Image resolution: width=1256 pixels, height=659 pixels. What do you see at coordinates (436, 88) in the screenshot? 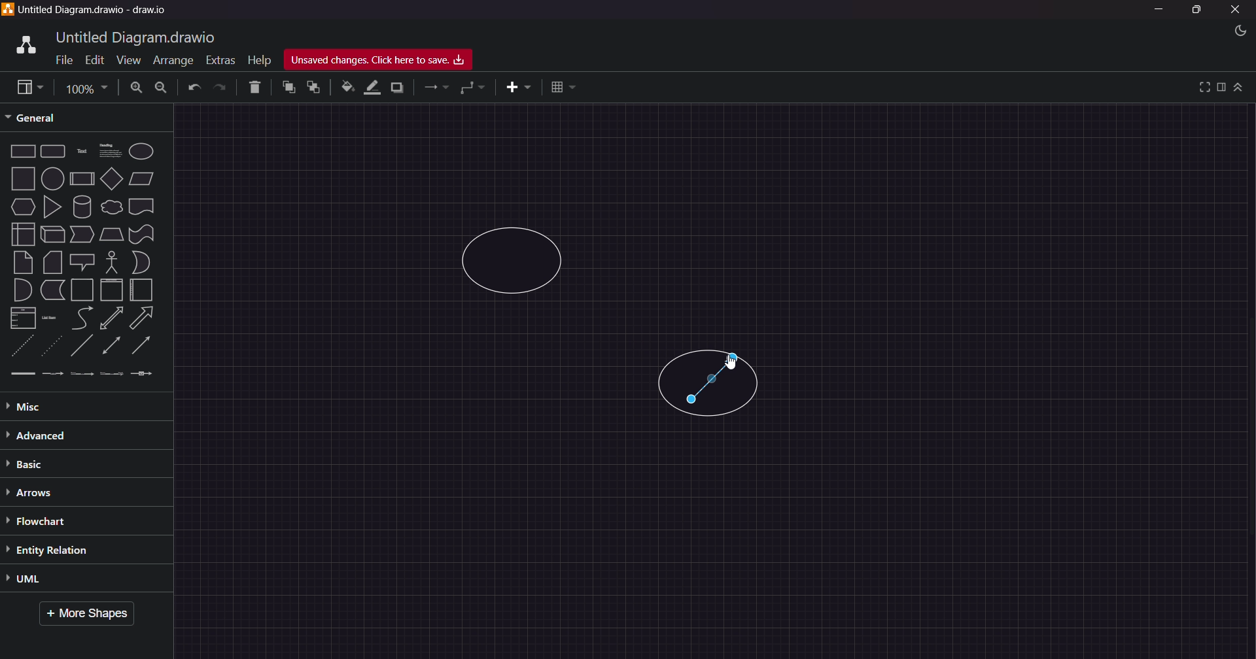
I see `connections` at bounding box center [436, 88].